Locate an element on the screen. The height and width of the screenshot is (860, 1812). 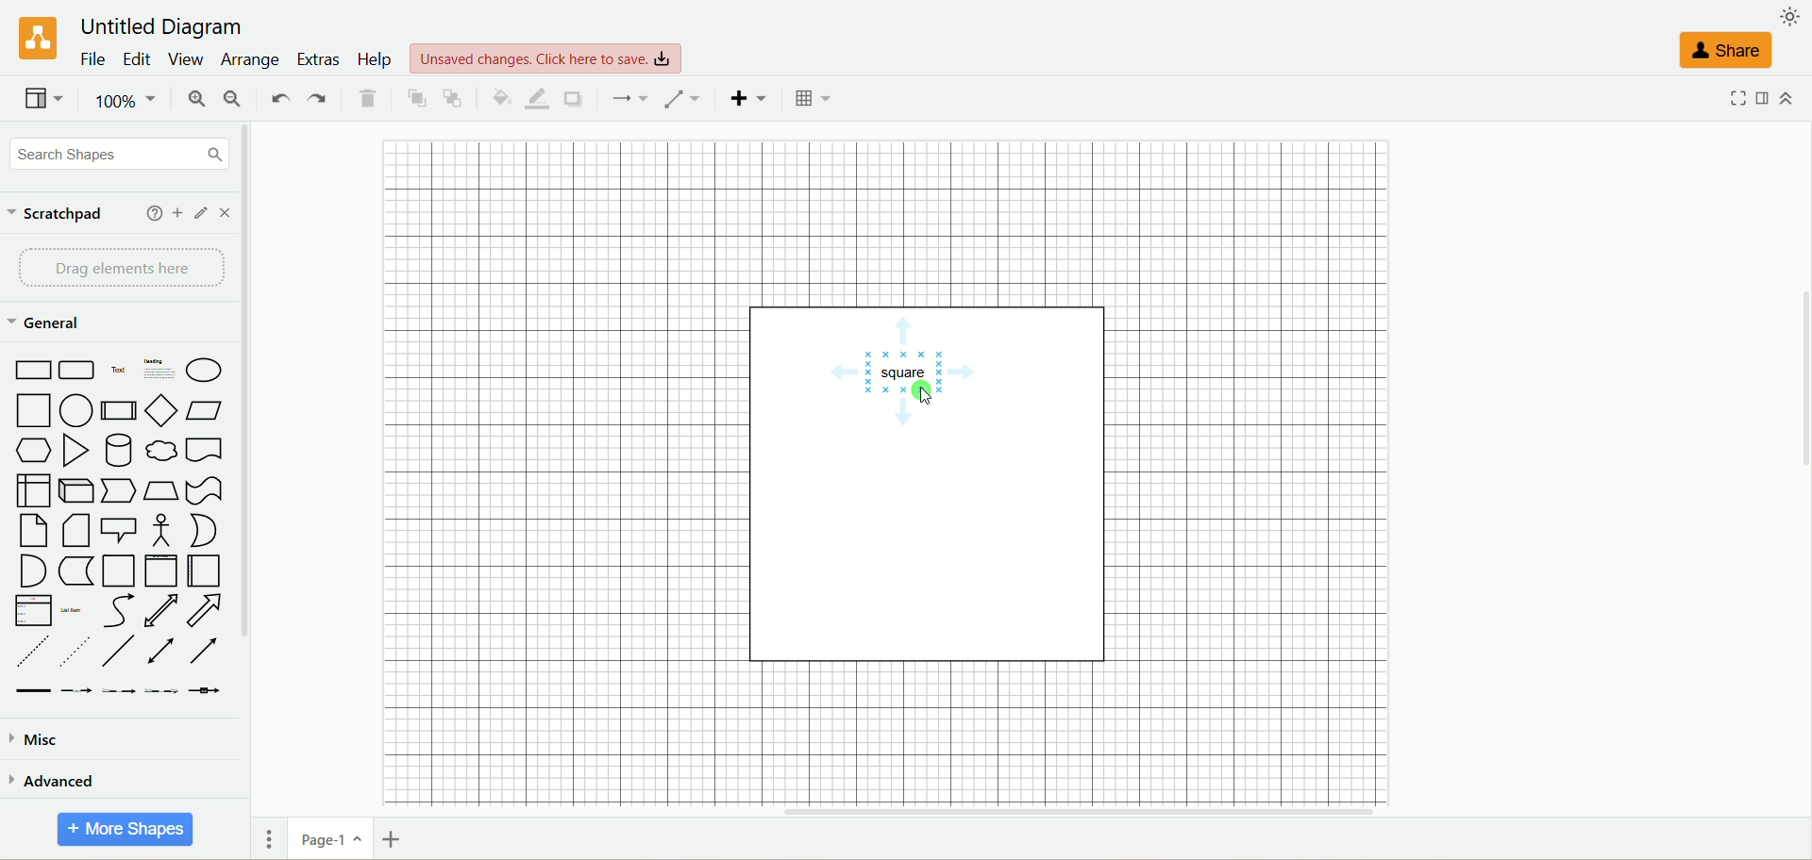
line color is located at coordinates (536, 98).